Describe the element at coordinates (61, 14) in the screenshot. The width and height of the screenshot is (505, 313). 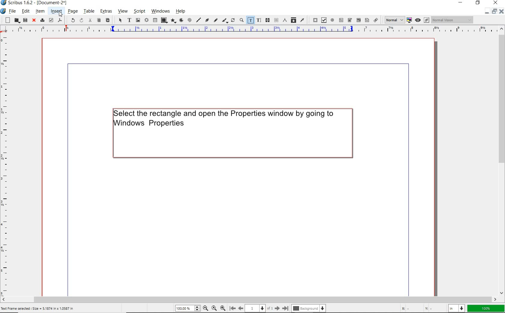
I see `Cursor` at that location.